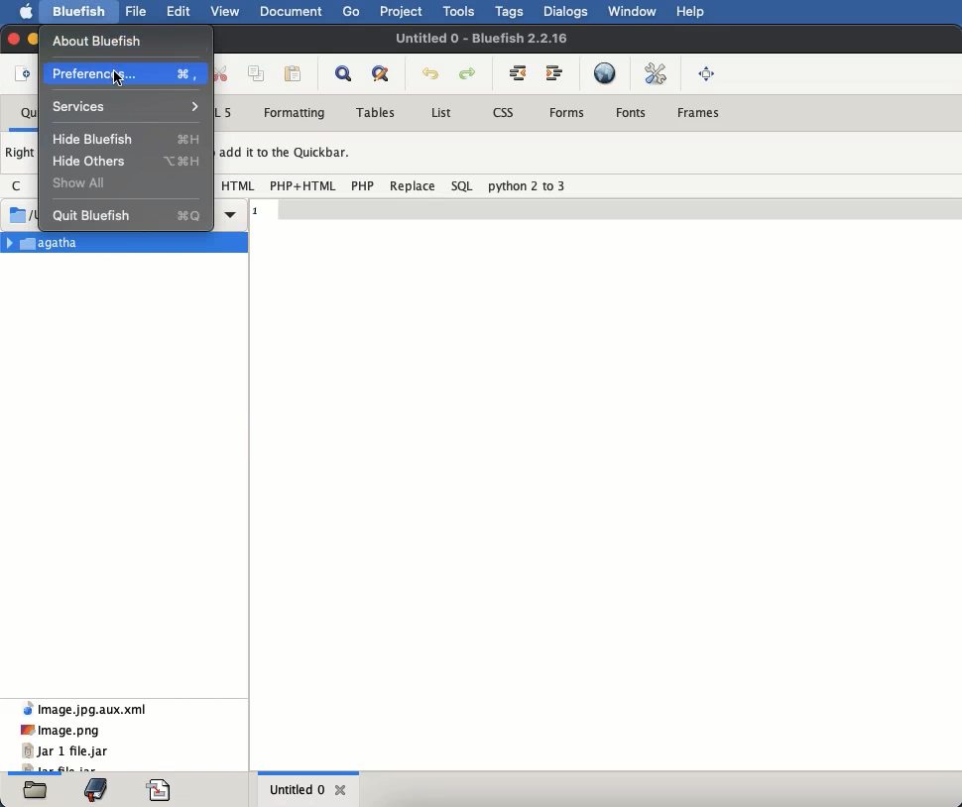  What do you see at coordinates (84, 707) in the screenshot?
I see `xml` at bounding box center [84, 707].